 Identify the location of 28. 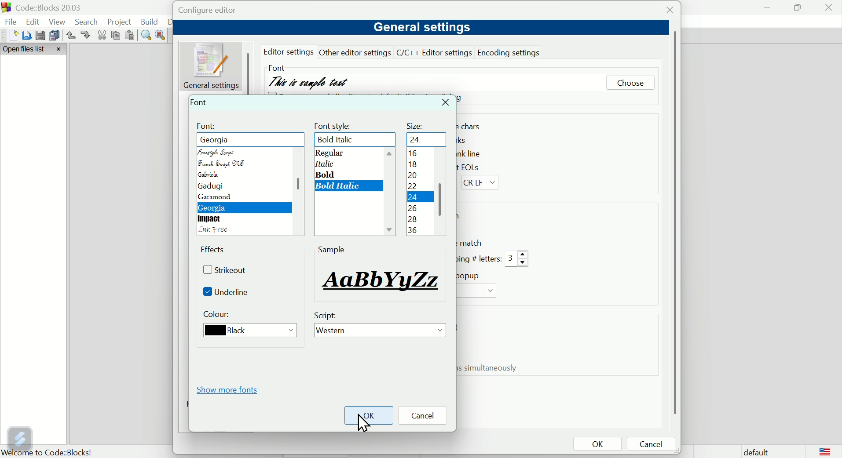
(413, 219).